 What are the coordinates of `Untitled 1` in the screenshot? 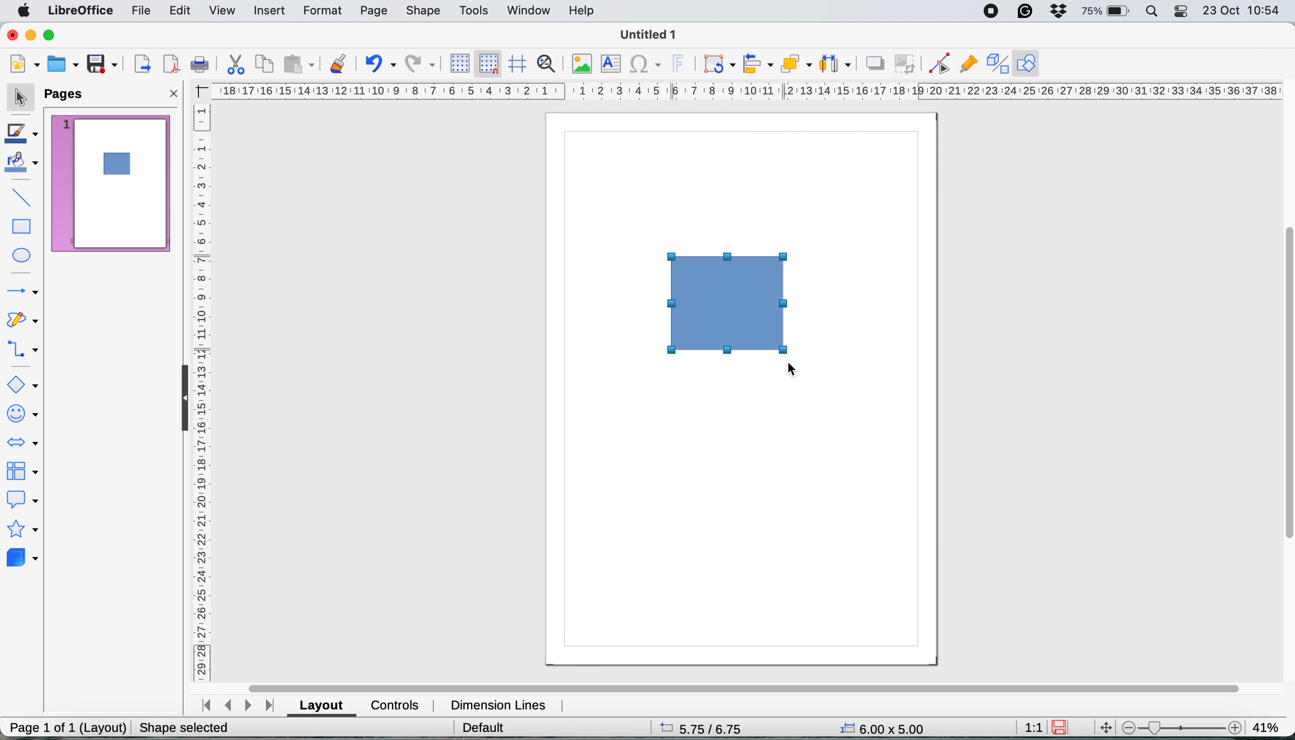 It's located at (646, 36).